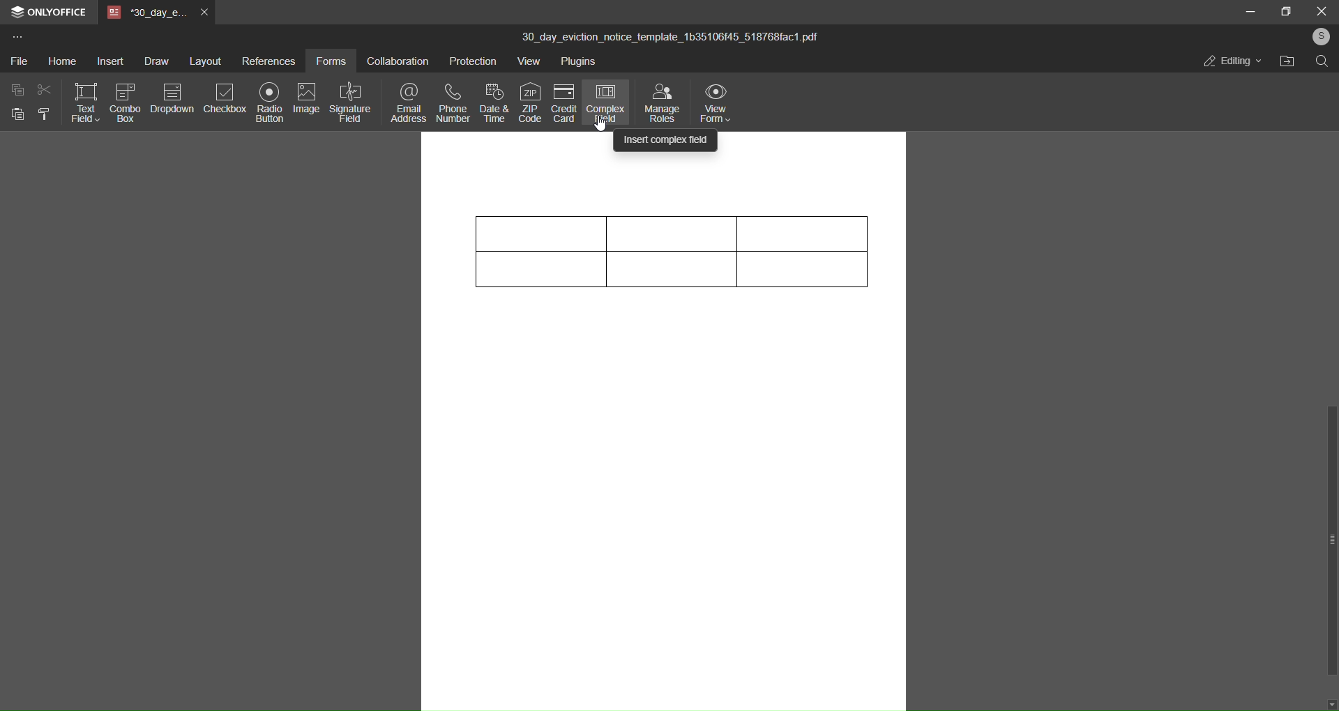  What do you see at coordinates (267, 101) in the screenshot?
I see `radio button` at bounding box center [267, 101].